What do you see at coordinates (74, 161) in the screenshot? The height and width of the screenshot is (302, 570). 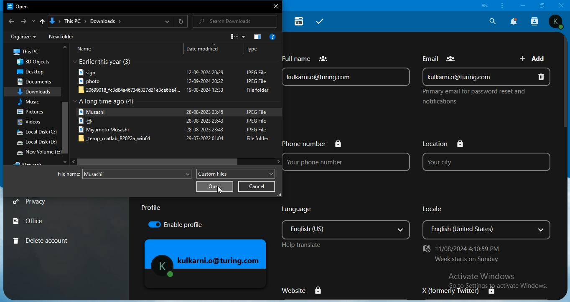 I see `Left` at bounding box center [74, 161].